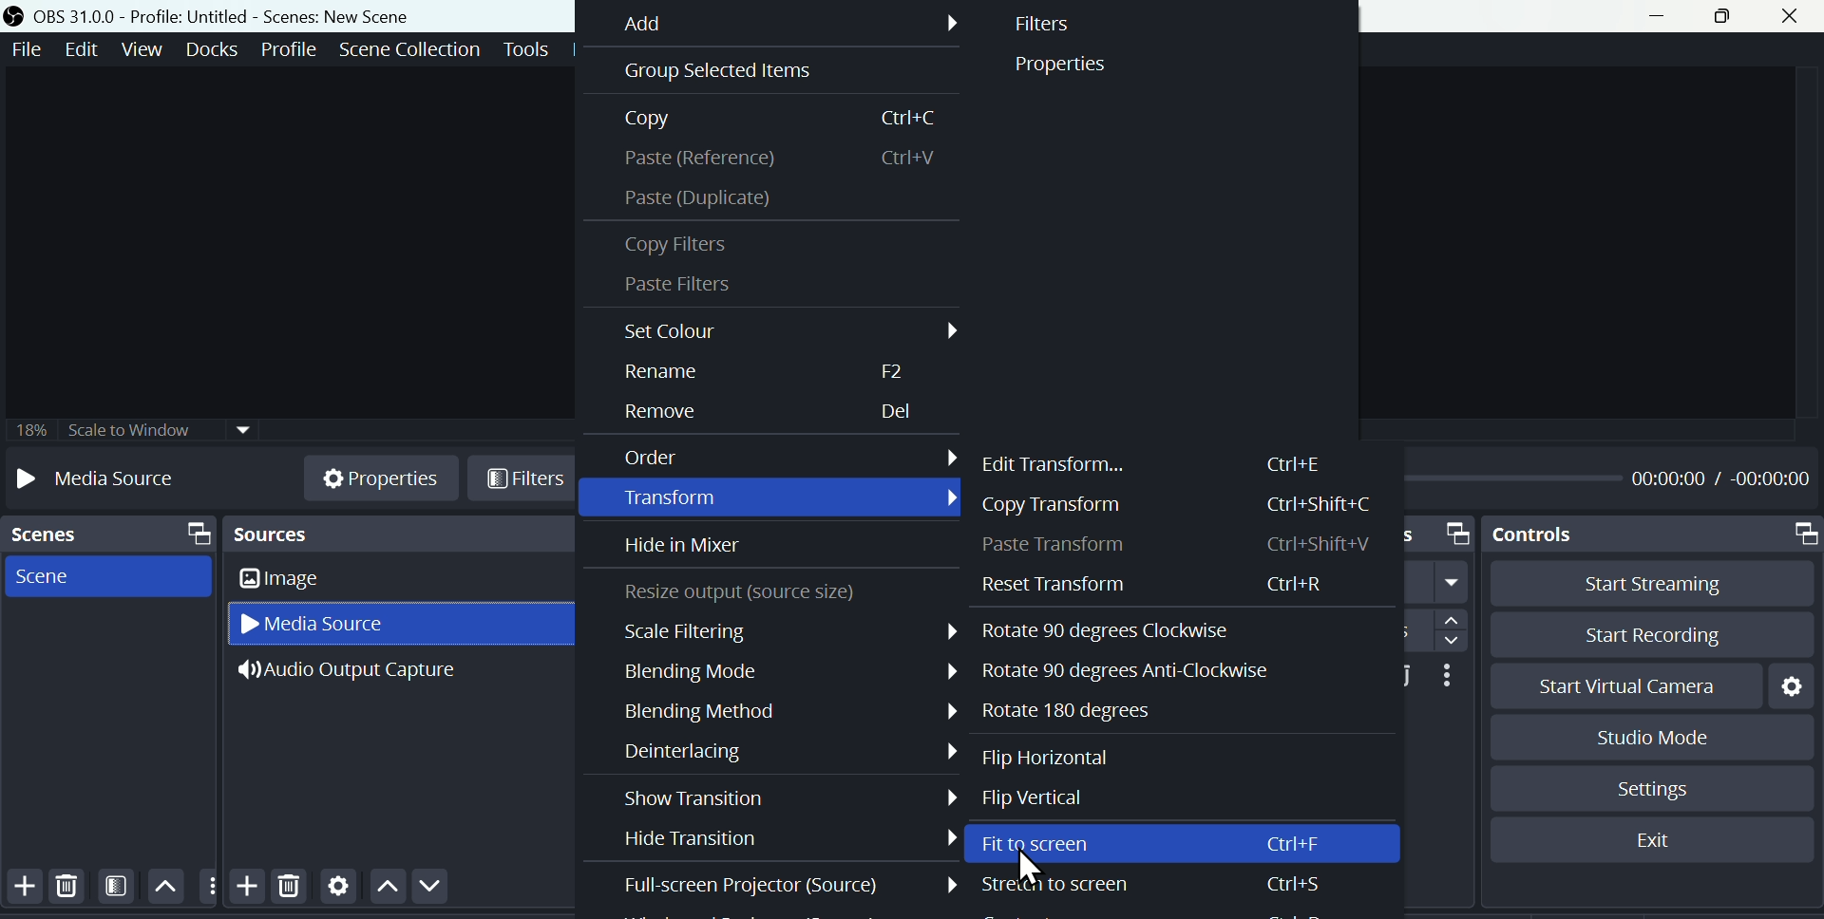  What do you see at coordinates (85, 50) in the screenshot?
I see `Edit` at bounding box center [85, 50].